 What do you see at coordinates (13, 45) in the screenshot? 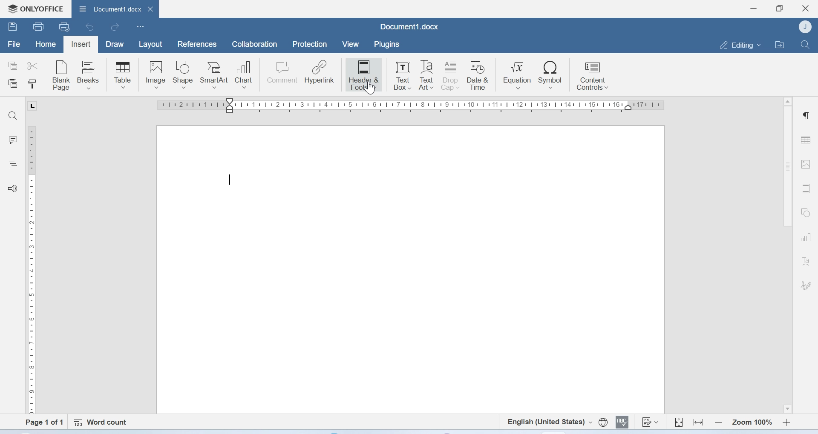
I see `File` at bounding box center [13, 45].